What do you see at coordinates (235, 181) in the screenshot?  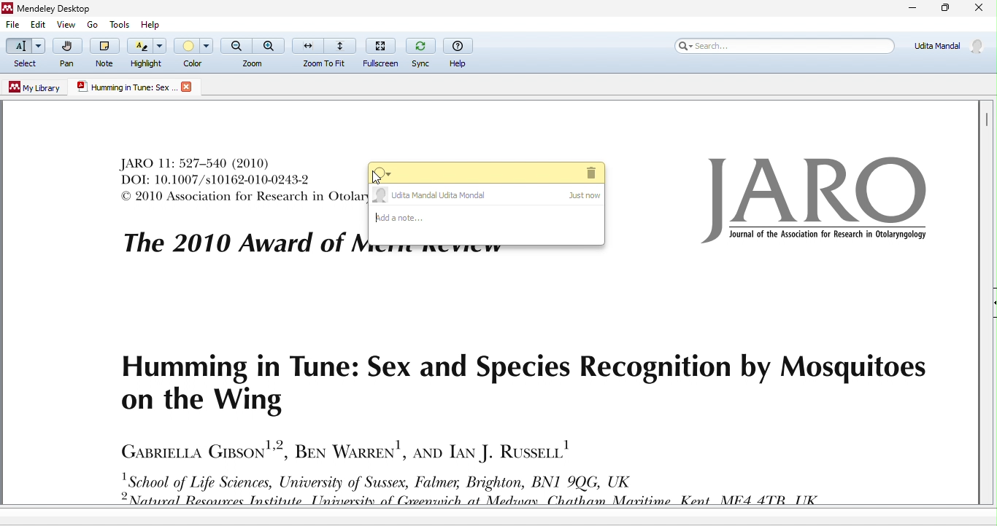 I see `Journal text` at bounding box center [235, 181].